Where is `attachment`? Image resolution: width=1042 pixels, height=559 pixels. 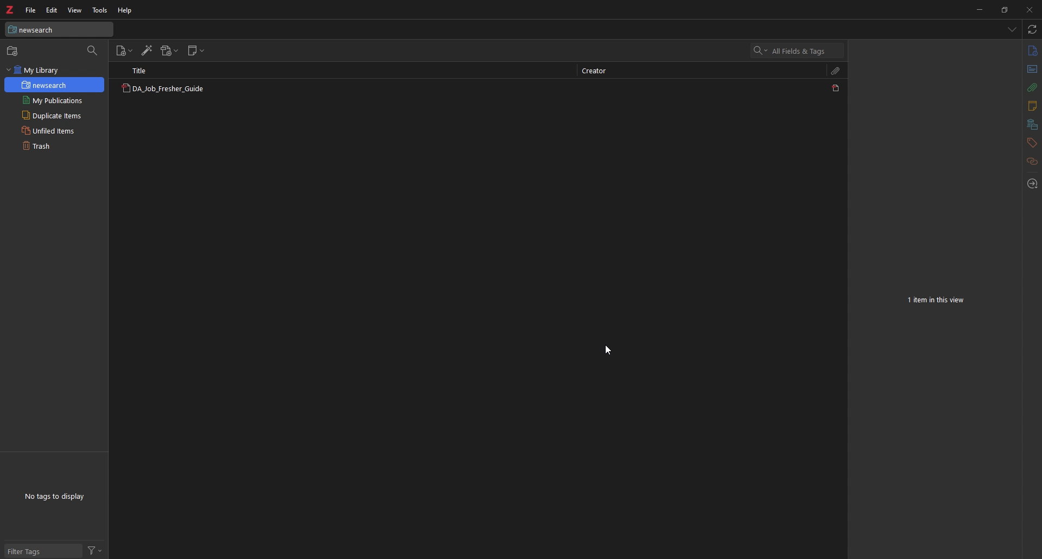
attachment is located at coordinates (836, 71).